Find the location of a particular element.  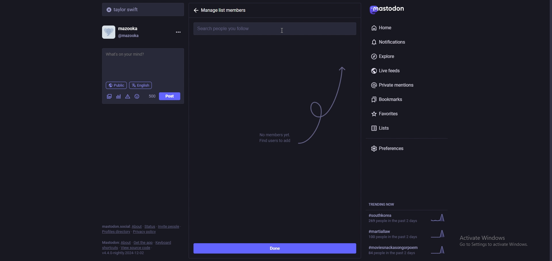

home is located at coordinates (400, 28).